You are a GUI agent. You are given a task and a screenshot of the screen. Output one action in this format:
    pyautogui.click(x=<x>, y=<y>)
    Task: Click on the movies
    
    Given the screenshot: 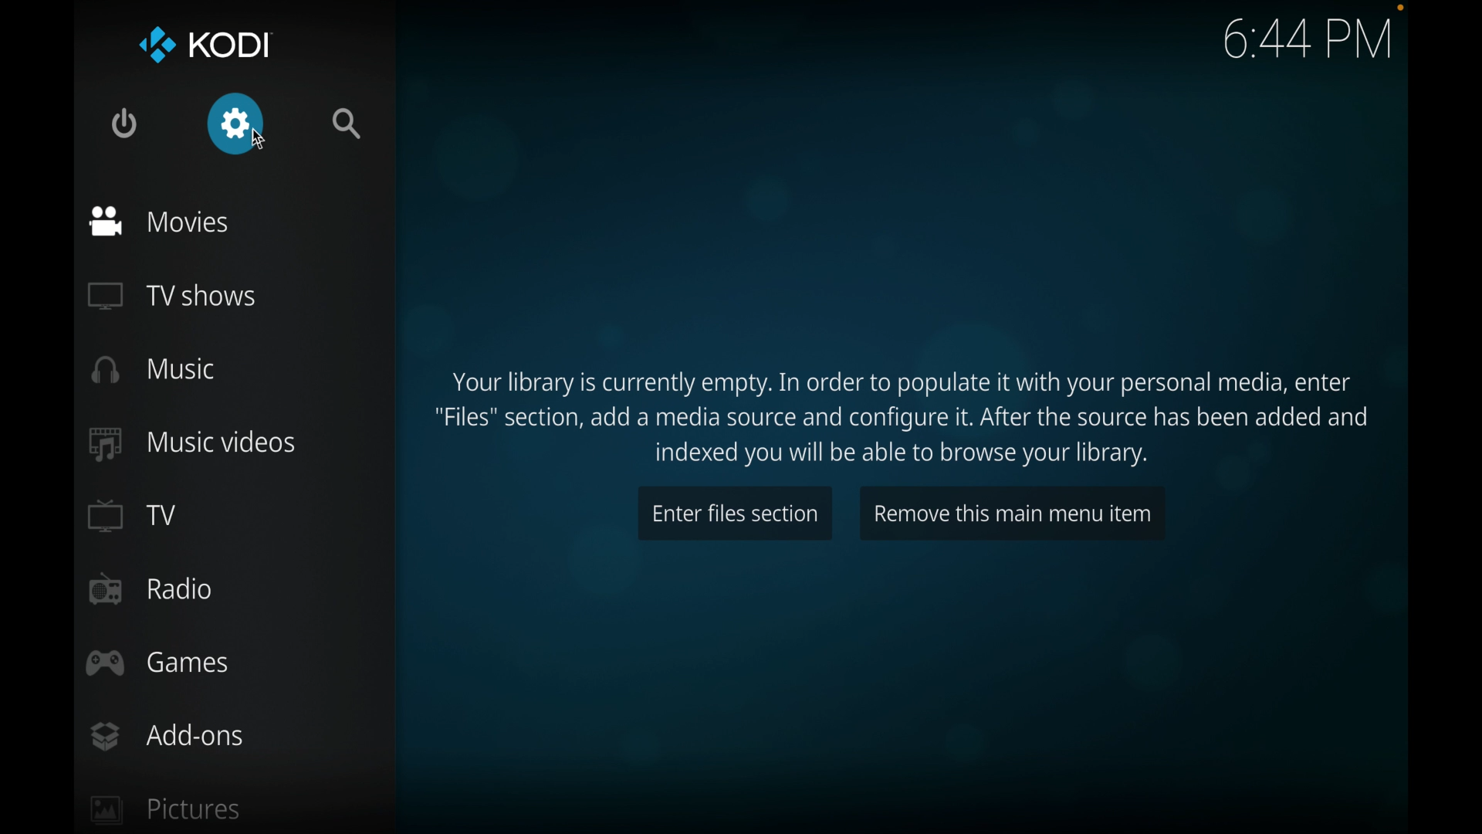 What is the action you would take?
    pyautogui.click(x=159, y=221)
    